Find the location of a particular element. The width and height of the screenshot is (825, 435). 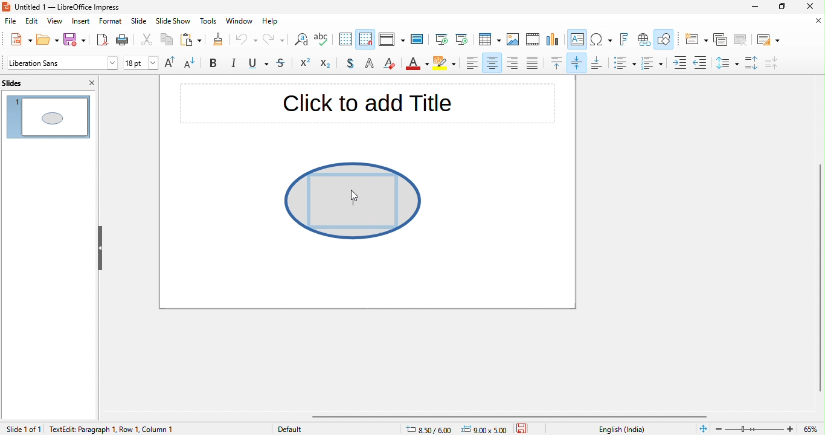

maximize is located at coordinates (781, 8).